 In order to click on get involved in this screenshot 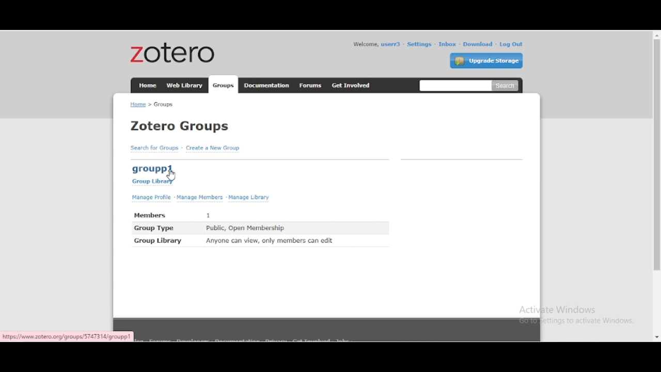, I will do `click(352, 85)`.